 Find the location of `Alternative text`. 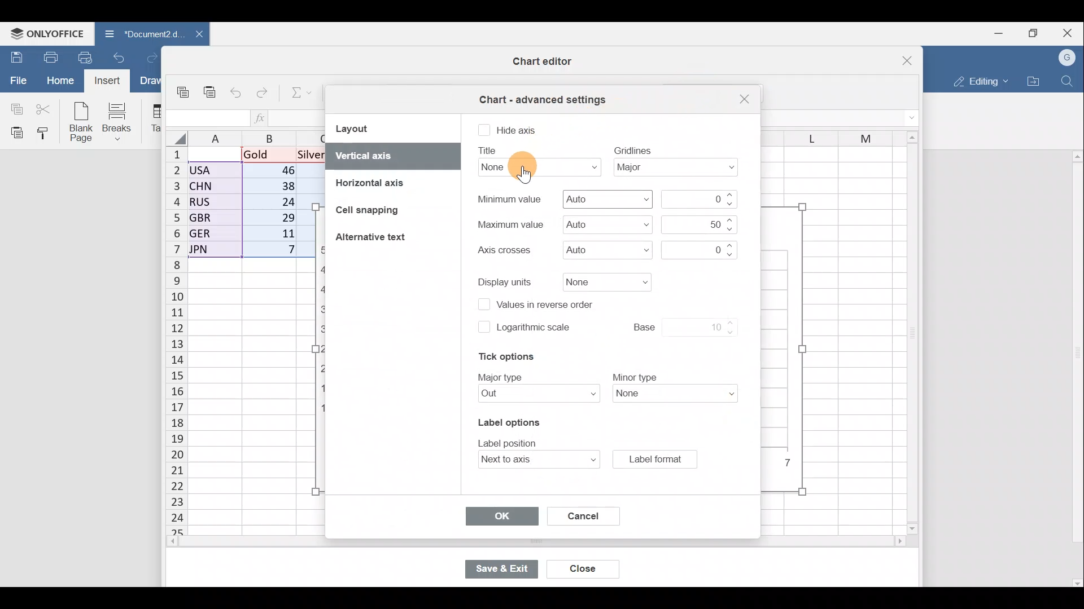

Alternative text is located at coordinates (374, 237).